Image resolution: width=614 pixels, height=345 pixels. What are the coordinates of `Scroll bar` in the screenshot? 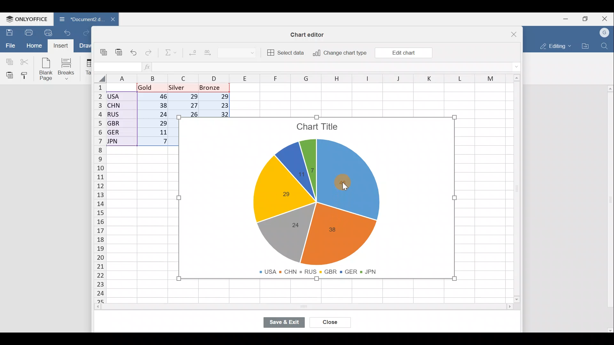 It's located at (313, 307).